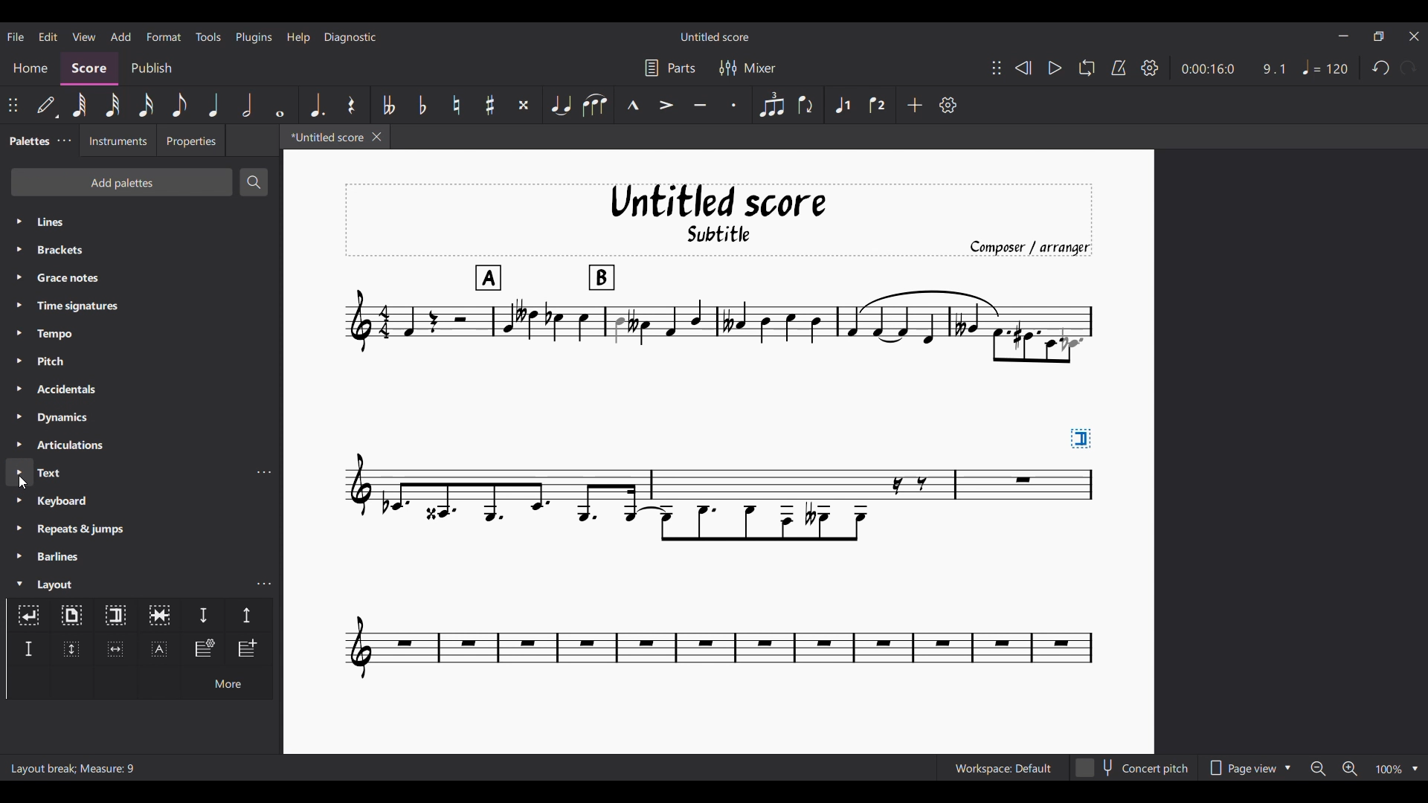  Describe the element at coordinates (457, 105) in the screenshot. I see `Toggle natural` at that location.